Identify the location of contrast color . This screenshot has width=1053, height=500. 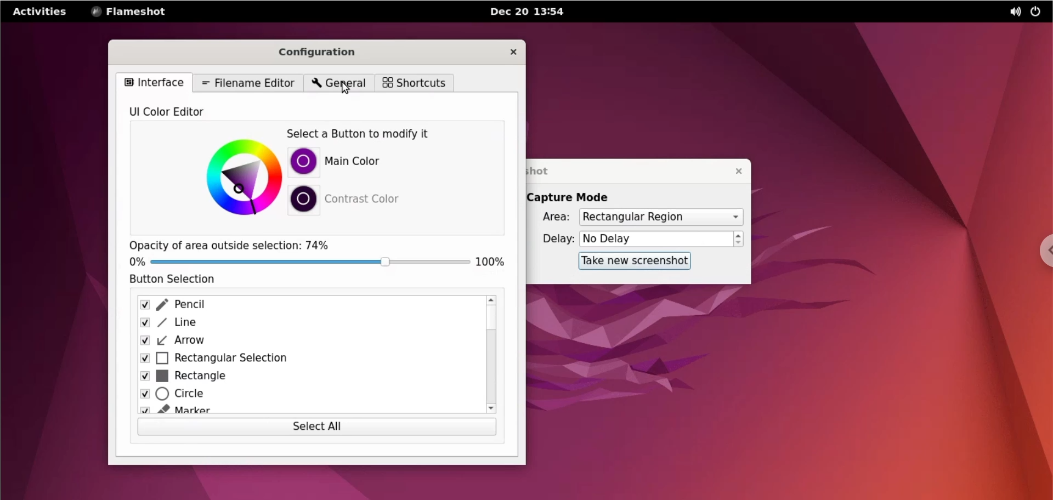
(354, 202).